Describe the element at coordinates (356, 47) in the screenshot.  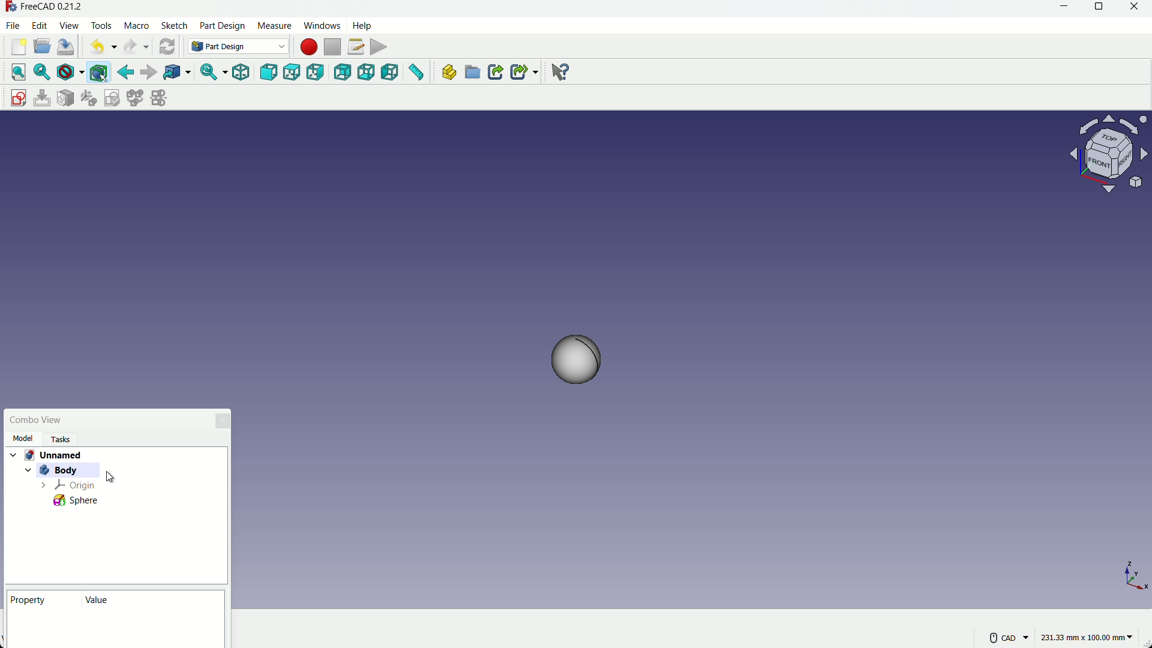
I see `macros settings` at that location.